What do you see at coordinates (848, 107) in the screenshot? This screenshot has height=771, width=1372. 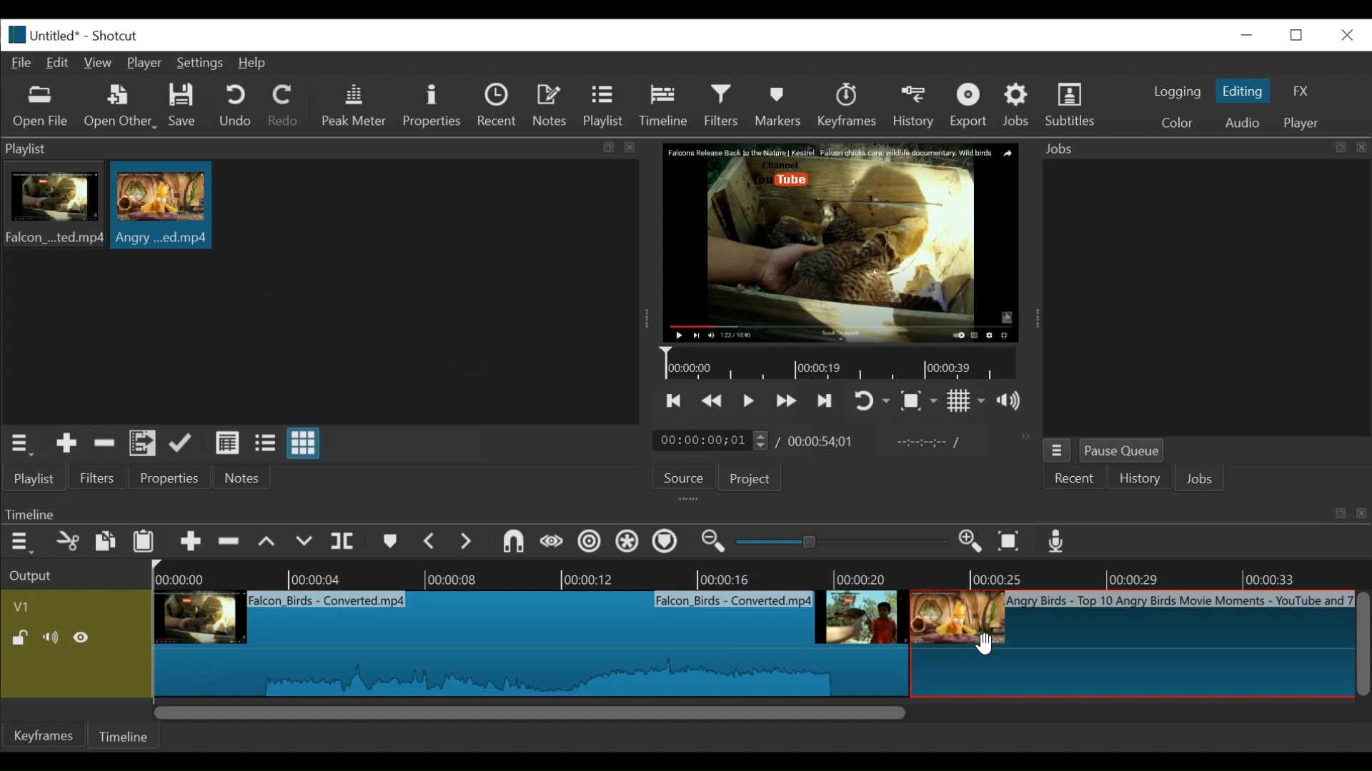 I see `keyframes` at bounding box center [848, 107].